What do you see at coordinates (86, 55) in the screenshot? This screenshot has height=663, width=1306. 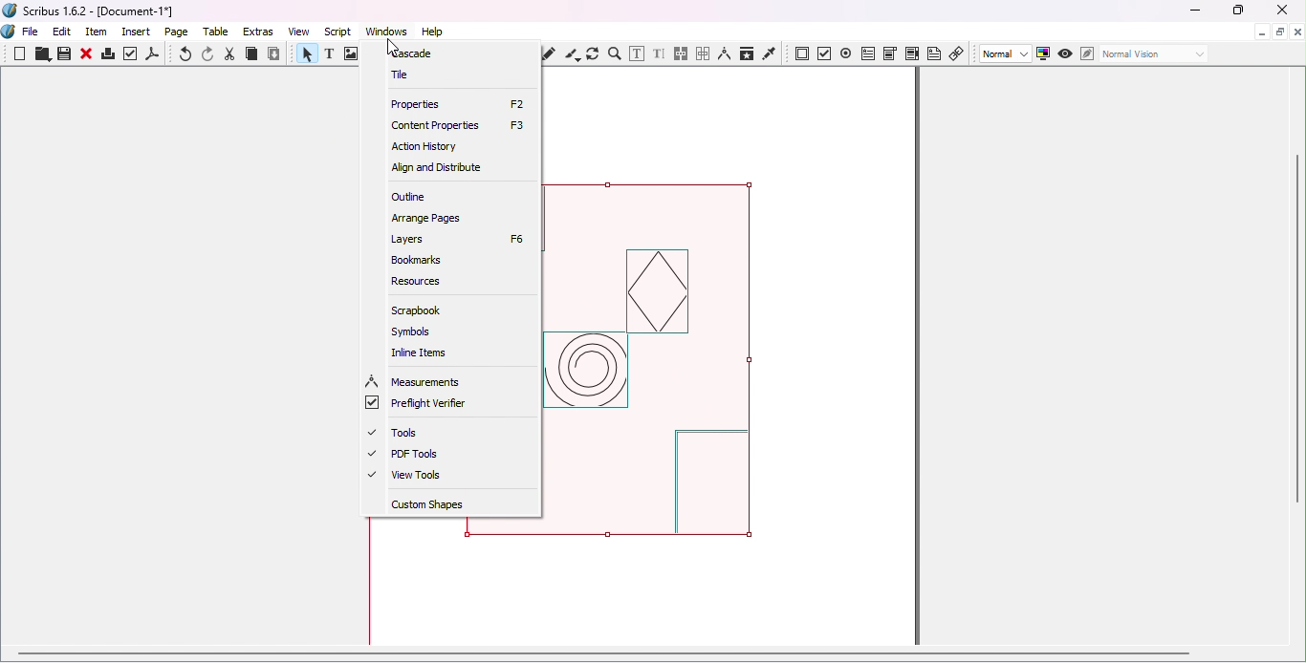 I see `Close` at bounding box center [86, 55].